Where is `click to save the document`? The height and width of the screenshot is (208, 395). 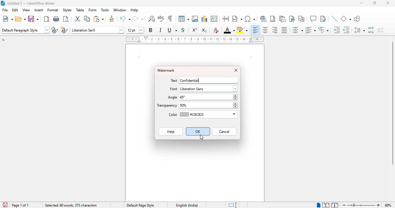
click to save the document is located at coordinates (5, 205).